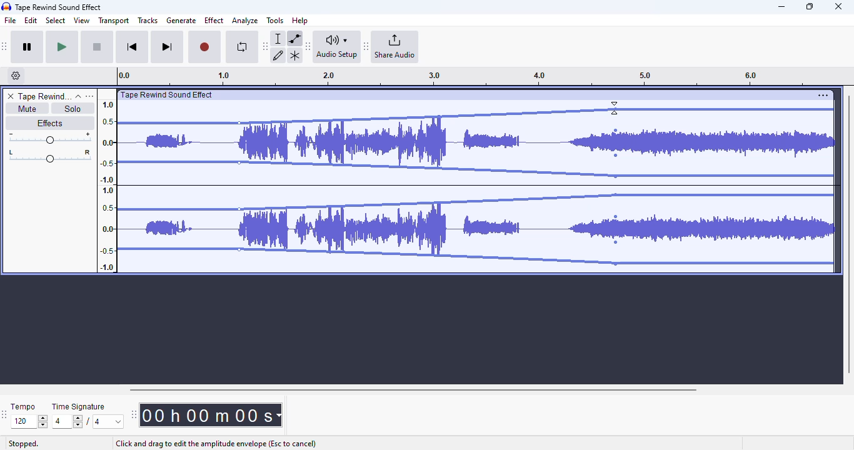  Describe the element at coordinates (616, 264) in the screenshot. I see `Control point` at that location.